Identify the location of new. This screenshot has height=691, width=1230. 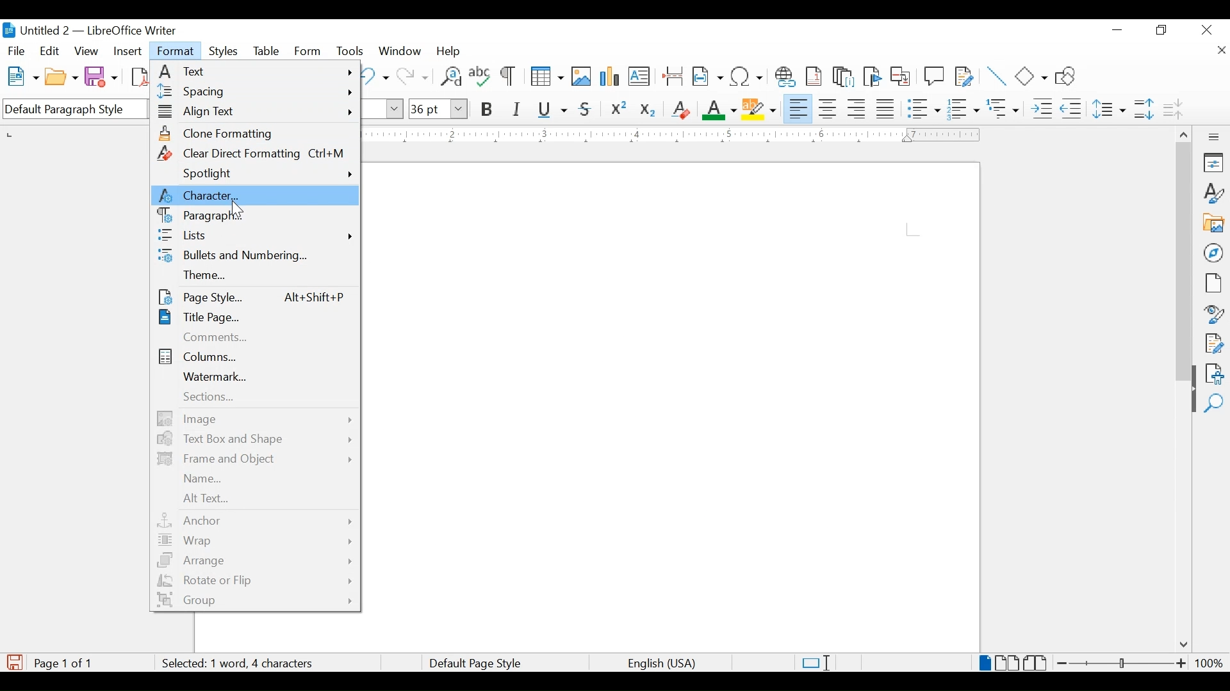
(24, 76).